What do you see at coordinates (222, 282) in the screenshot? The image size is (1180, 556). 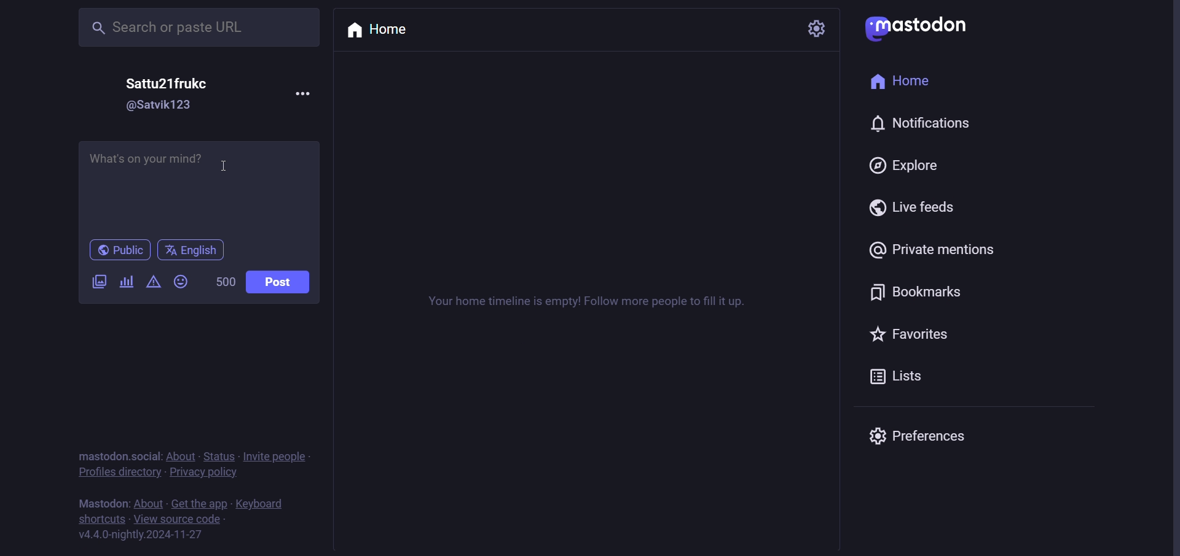 I see `500` at bounding box center [222, 282].